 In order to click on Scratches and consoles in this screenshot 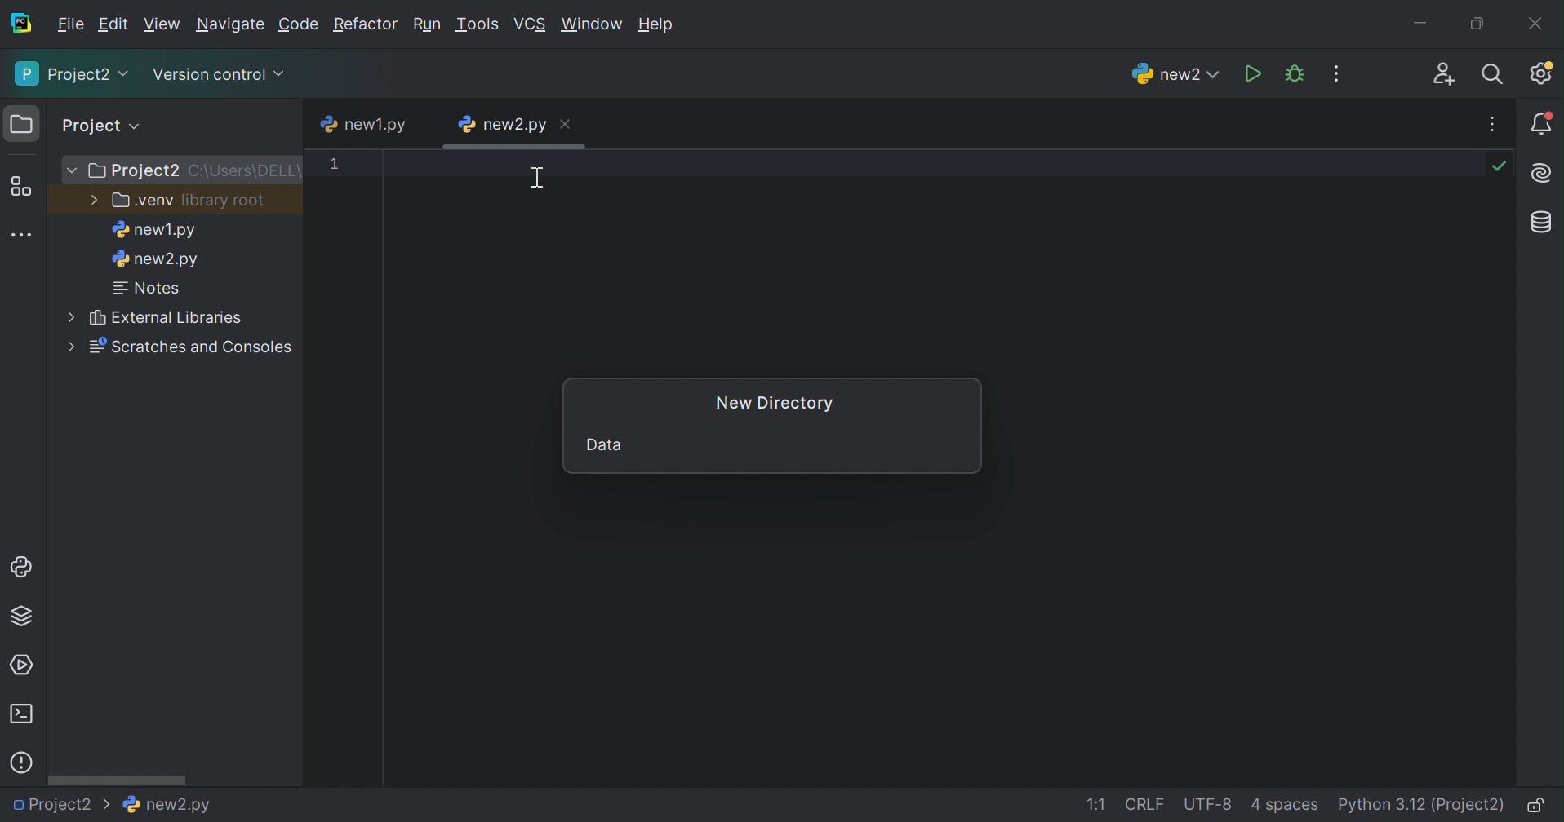, I will do `click(197, 347)`.